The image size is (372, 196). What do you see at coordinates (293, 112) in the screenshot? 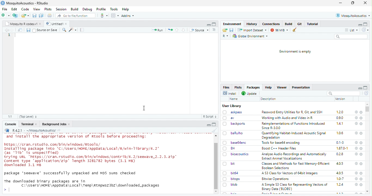
I see `Password Entry Utilities for R, Git, and SSH.` at bounding box center [293, 112].